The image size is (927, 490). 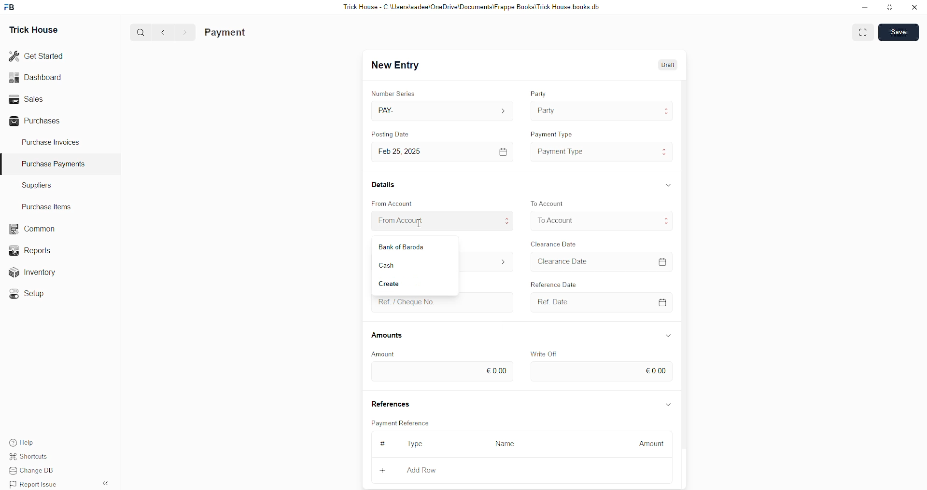 I want to click on Sales, so click(x=25, y=98).